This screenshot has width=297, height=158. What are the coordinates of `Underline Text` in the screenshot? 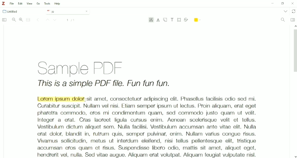 It's located at (158, 20).